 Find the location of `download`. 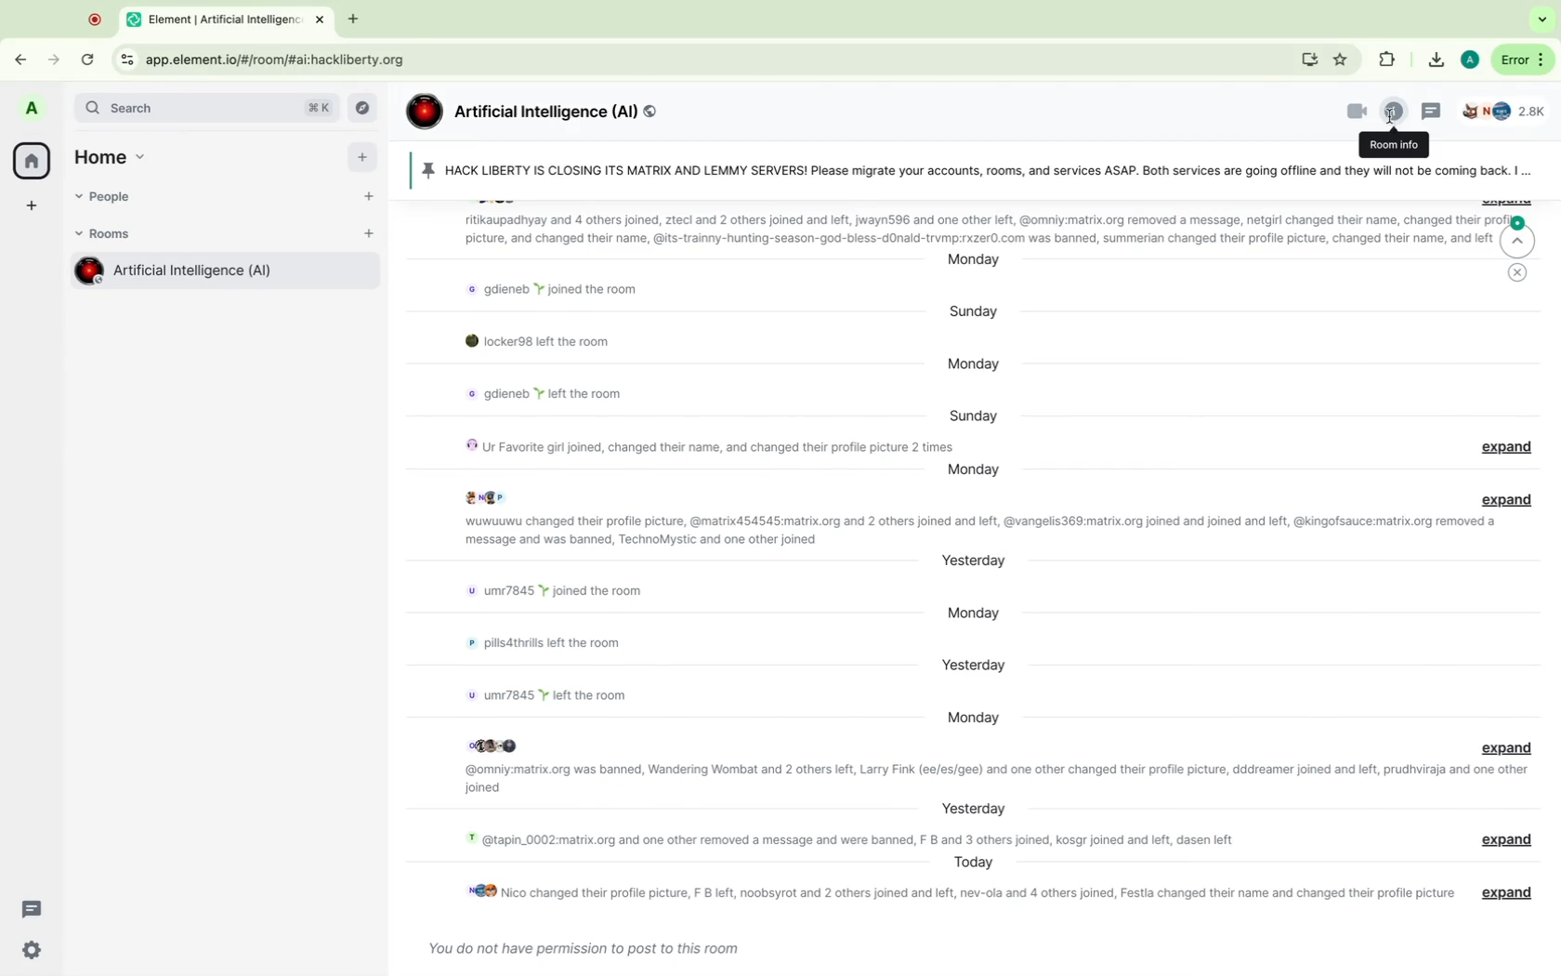

download is located at coordinates (1434, 60).